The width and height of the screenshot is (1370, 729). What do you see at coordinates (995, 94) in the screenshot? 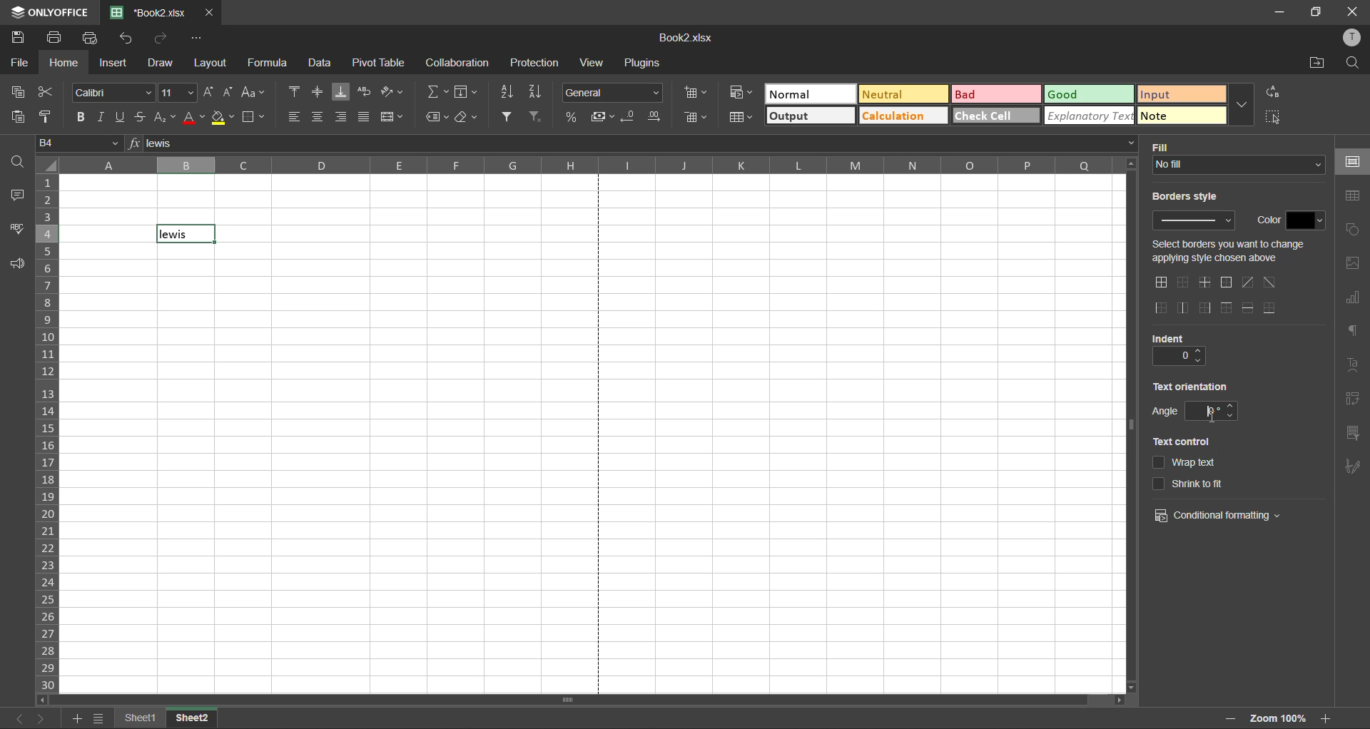
I see `bad` at bounding box center [995, 94].